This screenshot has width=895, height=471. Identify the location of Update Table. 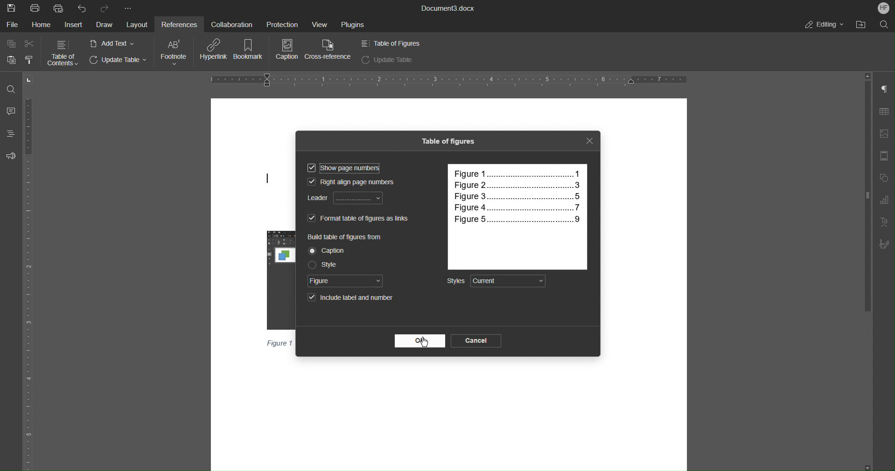
(388, 60).